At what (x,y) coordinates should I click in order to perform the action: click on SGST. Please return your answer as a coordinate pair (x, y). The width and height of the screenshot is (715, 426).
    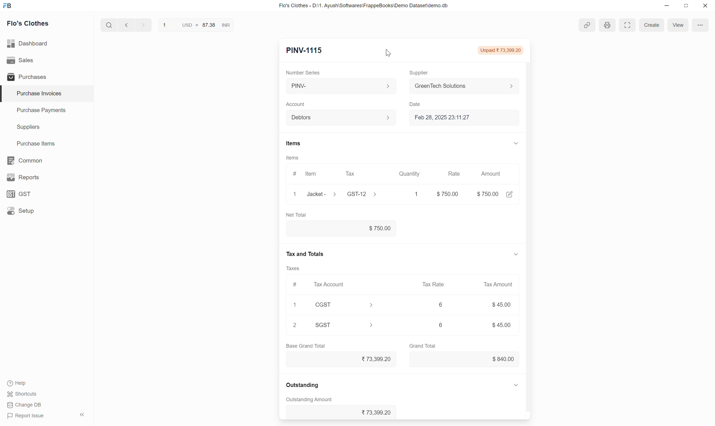
    Looking at the image, I should click on (324, 325).